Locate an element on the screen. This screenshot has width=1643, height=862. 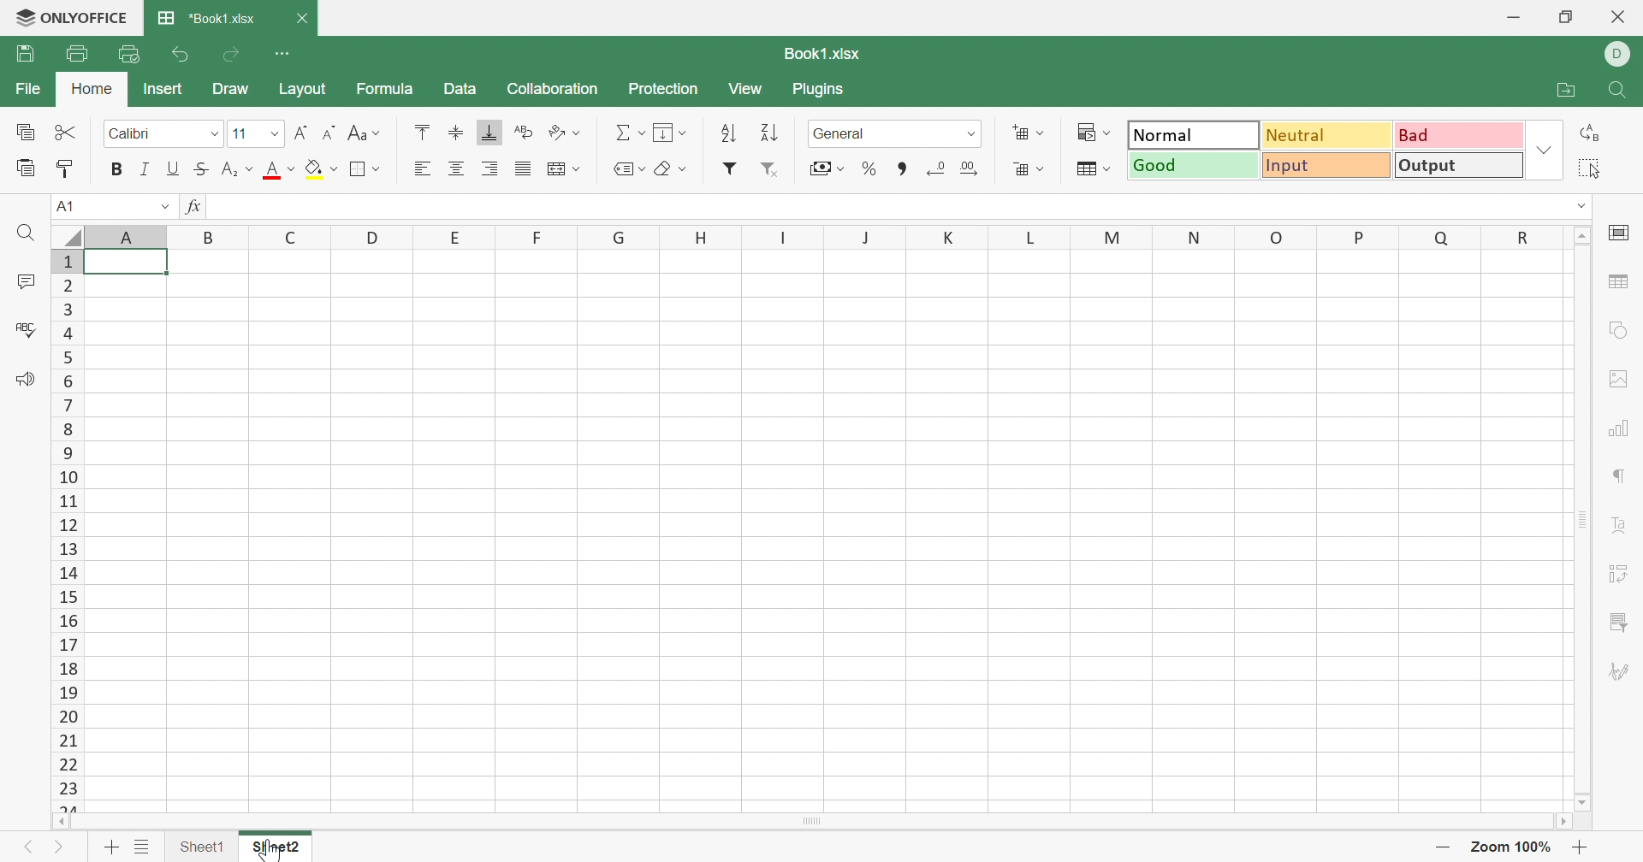
Select all is located at coordinates (1592, 166).